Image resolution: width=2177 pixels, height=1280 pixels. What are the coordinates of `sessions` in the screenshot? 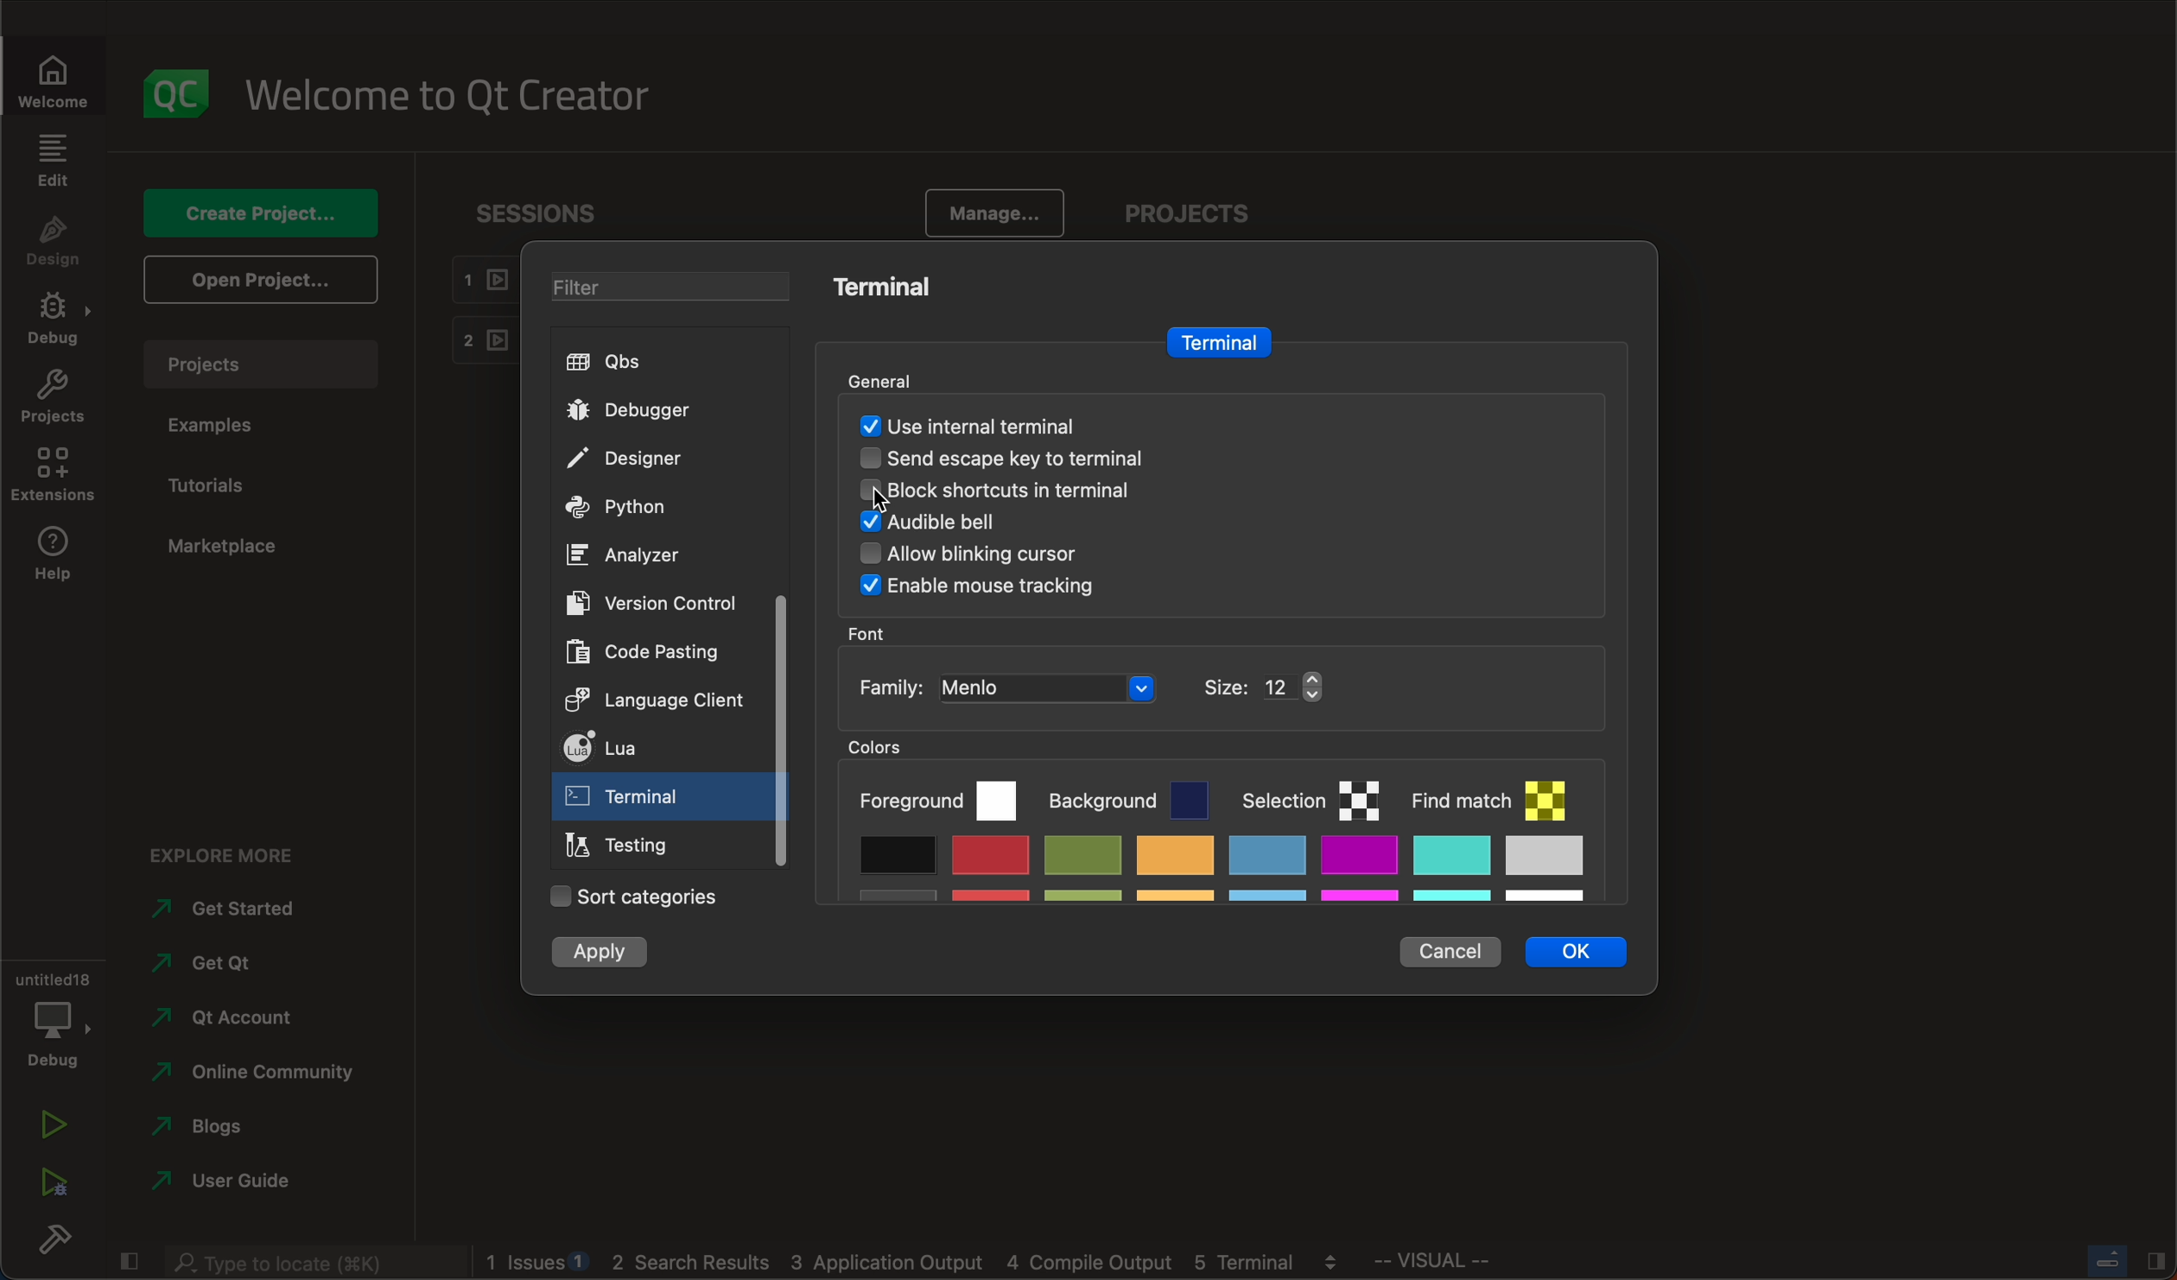 It's located at (527, 208).